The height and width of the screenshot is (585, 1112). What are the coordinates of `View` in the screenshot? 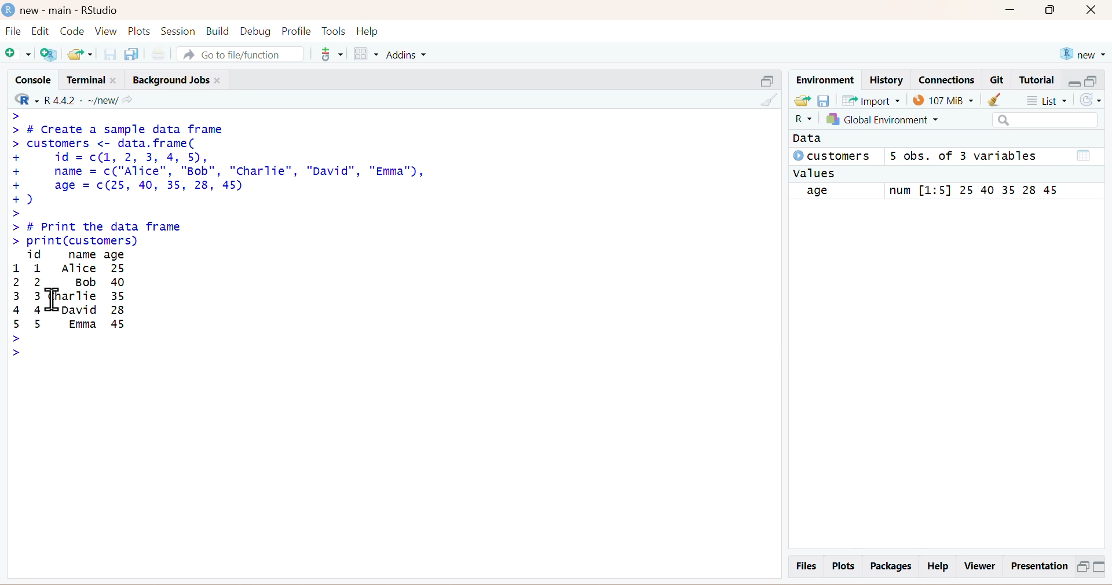 It's located at (107, 31).